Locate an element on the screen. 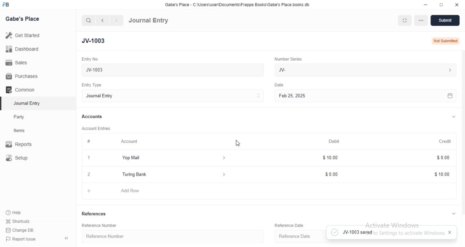 The width and height of the screenshot is (465, 247).  is located at coordinates (279, 85).